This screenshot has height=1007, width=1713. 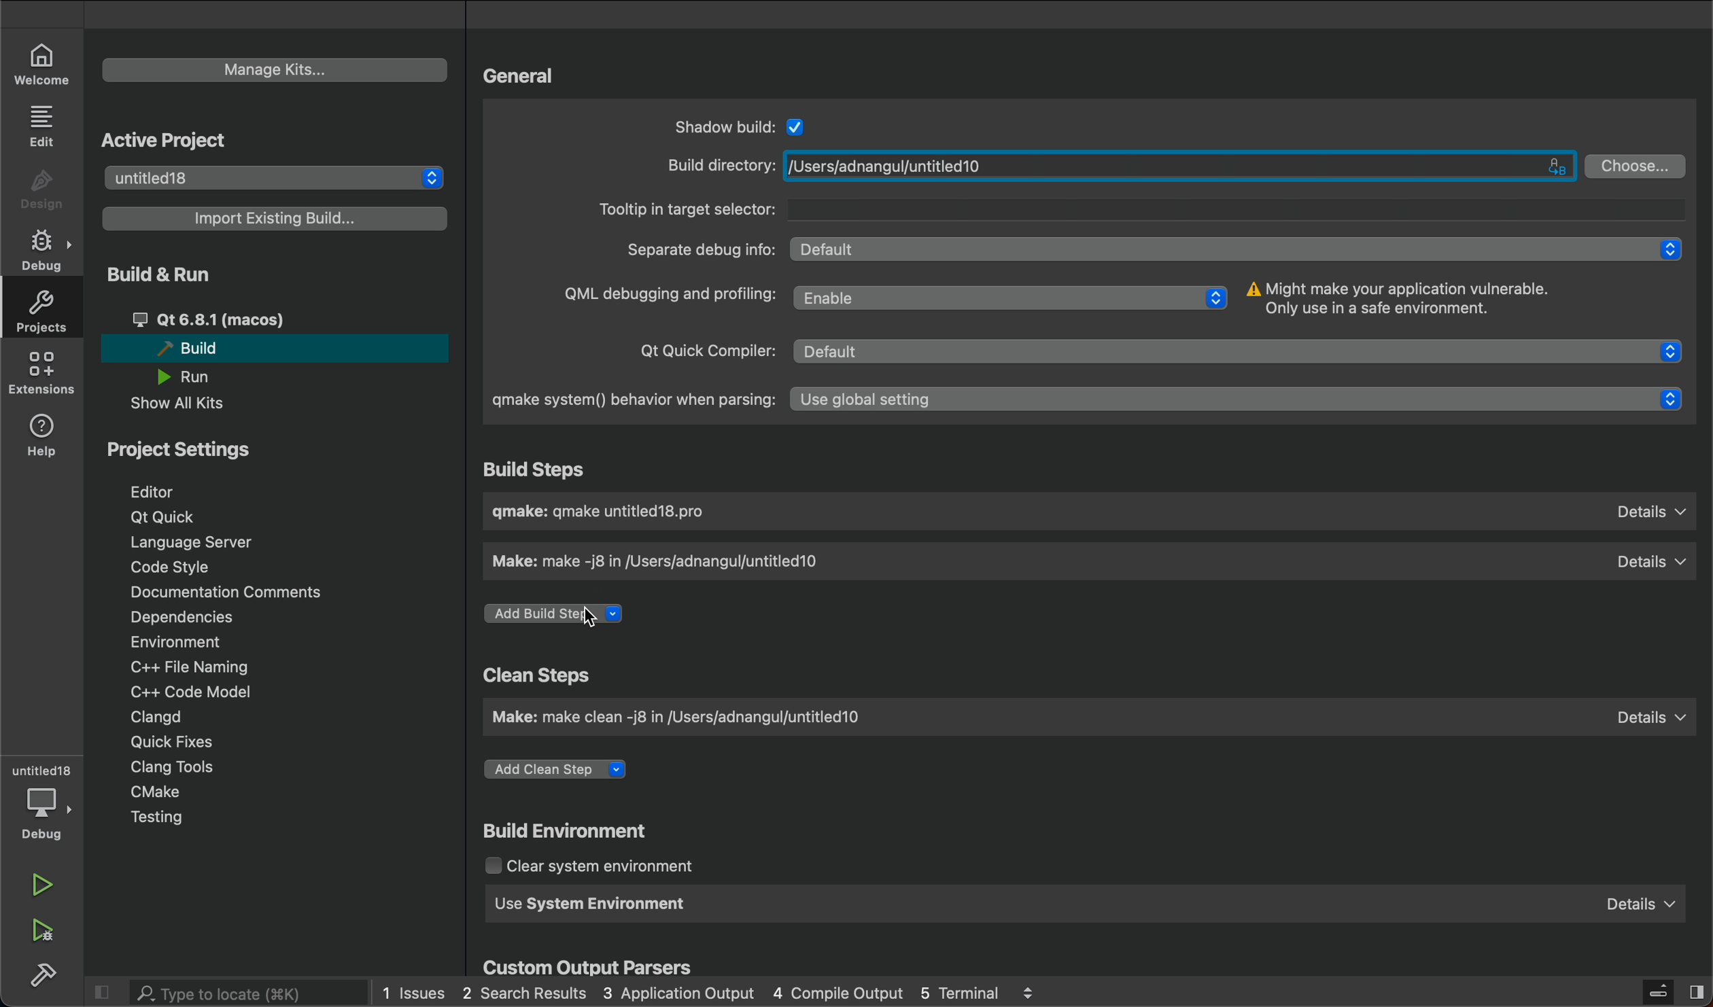 What do you see at coordinates (44, 189) in the screenshot?
I see `design` at bounding box center [44, 189].